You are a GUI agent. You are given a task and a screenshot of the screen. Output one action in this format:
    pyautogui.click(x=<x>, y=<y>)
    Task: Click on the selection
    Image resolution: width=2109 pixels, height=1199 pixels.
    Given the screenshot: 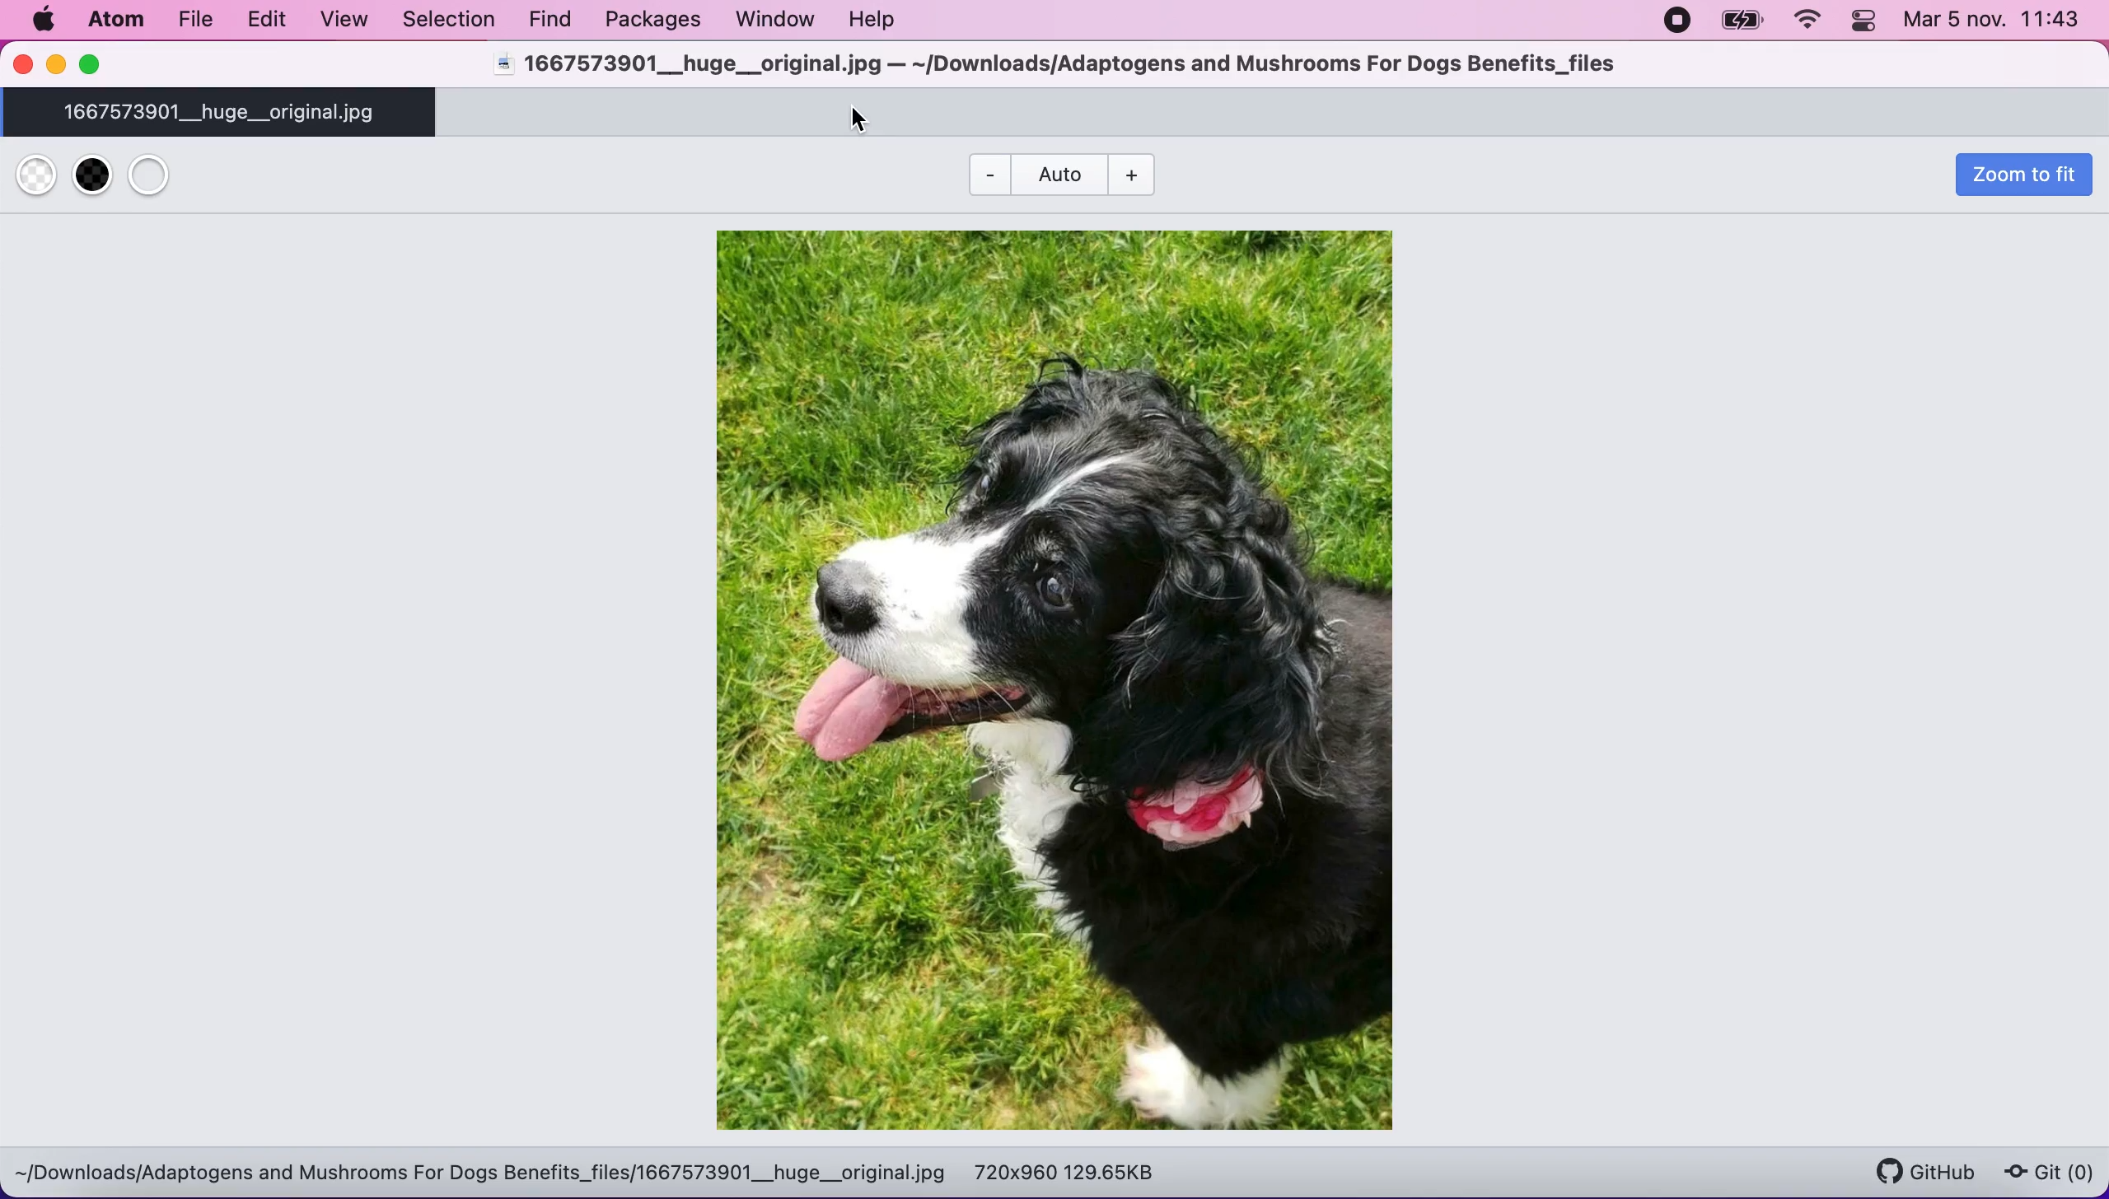 What is the action you would take?
    pyautogui.click(x=447, y=20)
    